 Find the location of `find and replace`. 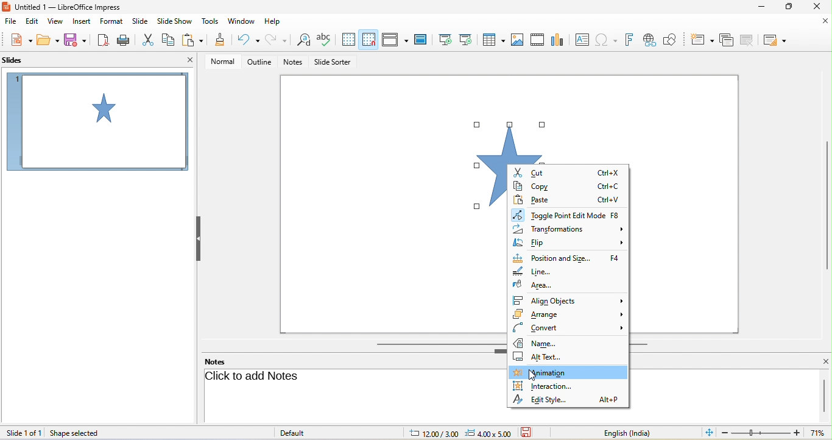

find and replace is located at coordinates (303, 40).